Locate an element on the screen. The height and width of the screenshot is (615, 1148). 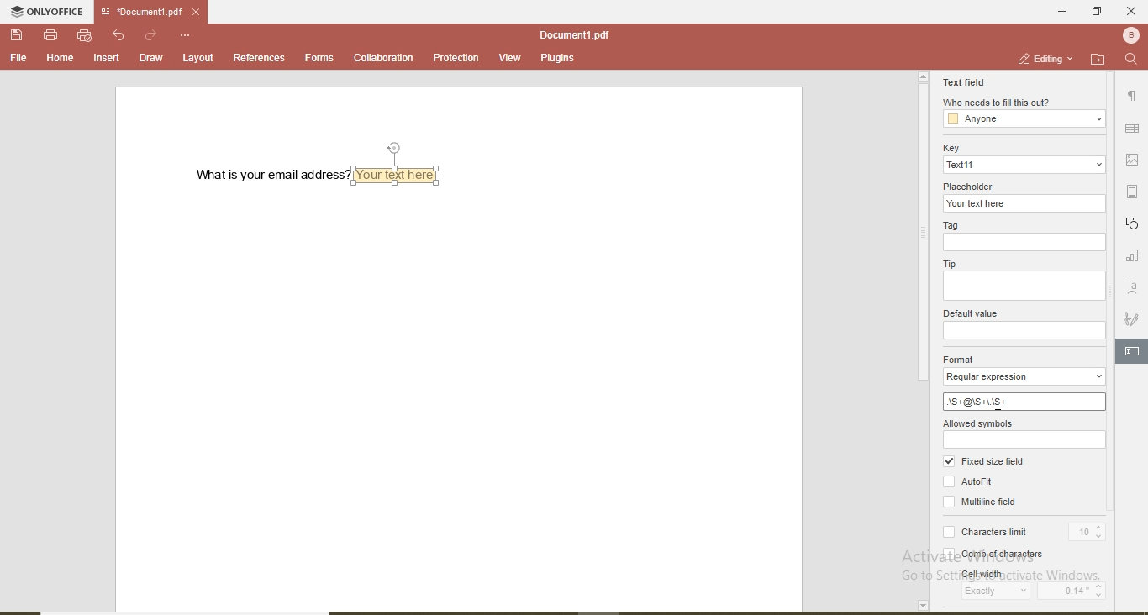
close file is located at coordinates (202, 12).